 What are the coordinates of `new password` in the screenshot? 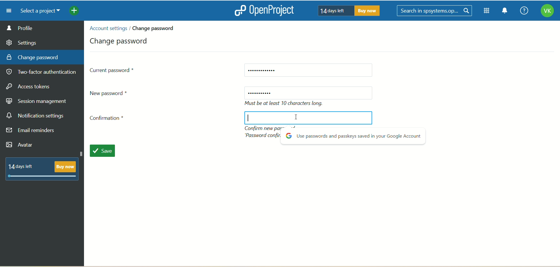 It's located at (309, 93).